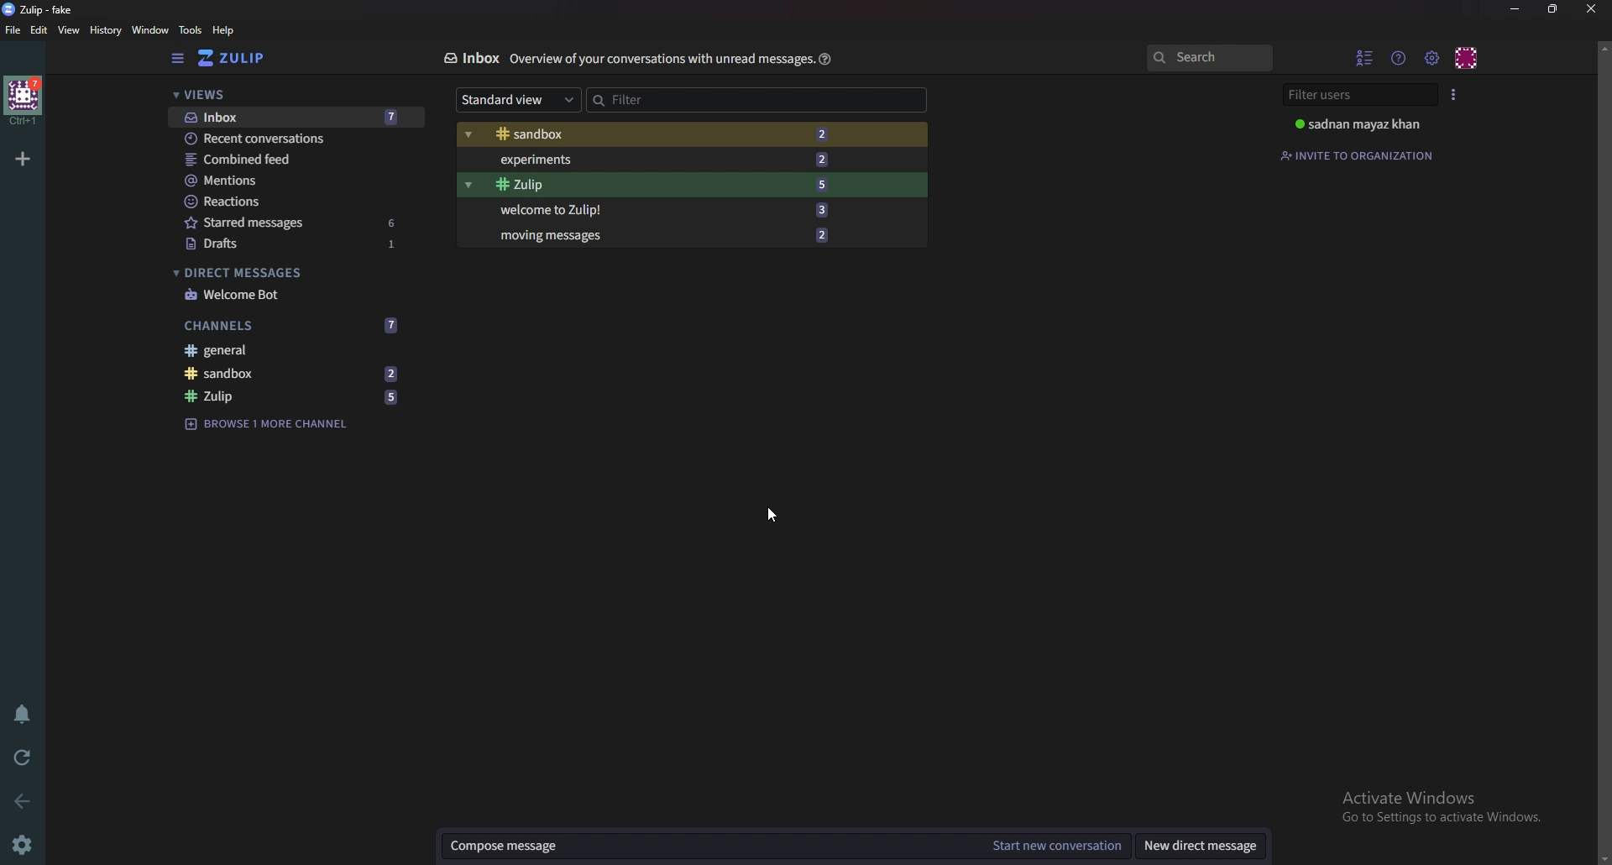 This screenshot has width=1612, height=865. Describe the element at coordinates (13, 31) in the screenshot. I see `File` at that location.